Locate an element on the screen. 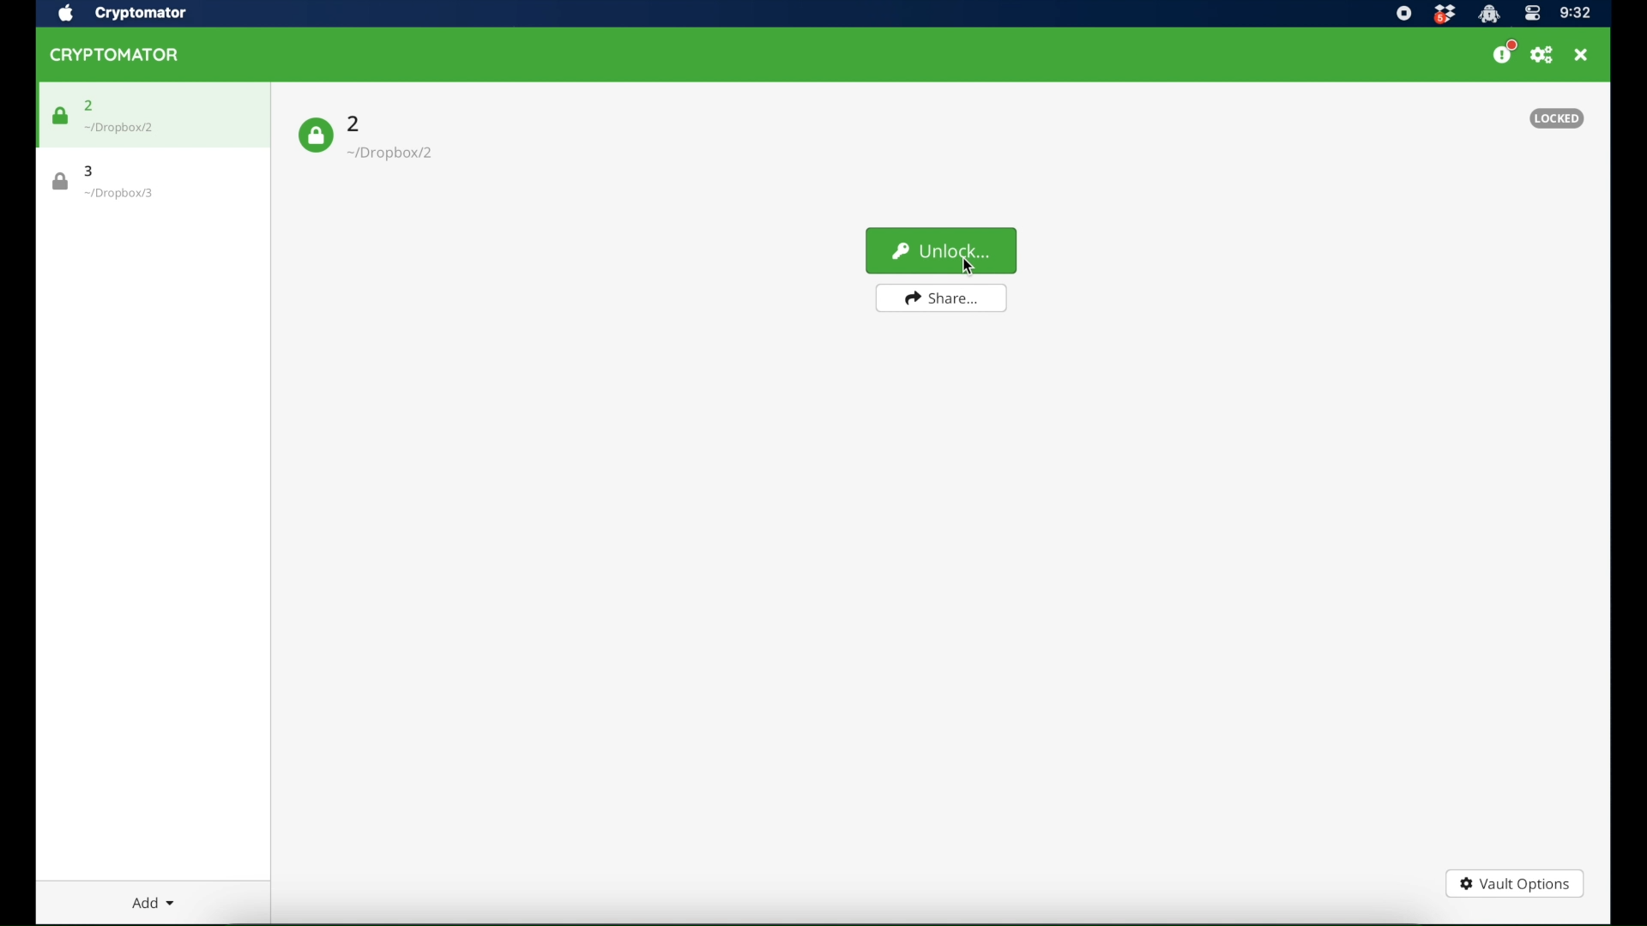  3 is located at coordinates (87, 171).